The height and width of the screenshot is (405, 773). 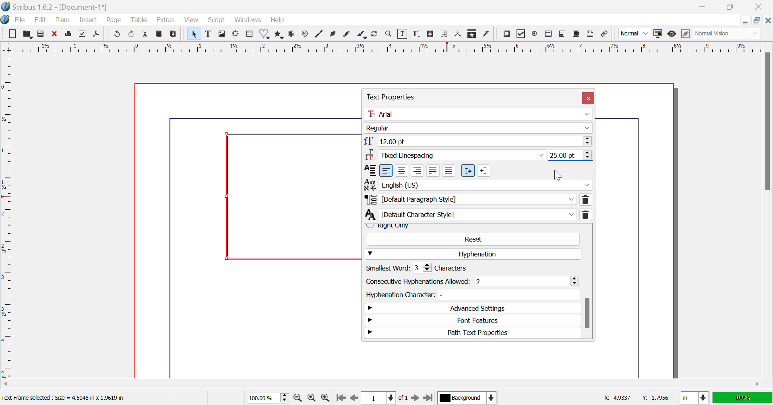 I want to click on Text Annotation, so click(x=591, y=34).